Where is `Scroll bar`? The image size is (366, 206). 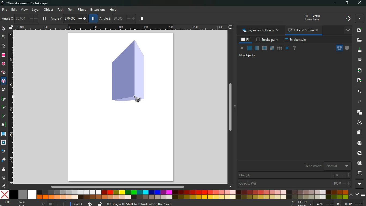
Scroll bar is located at coordinates (117, 187).